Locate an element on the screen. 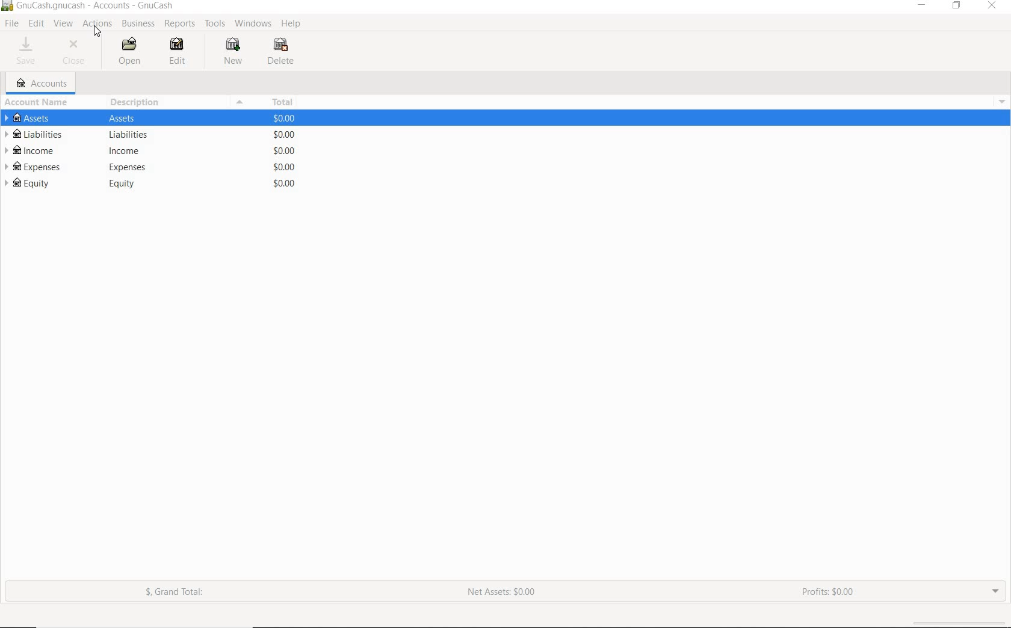 This screenshot has height=628, width=1011. LIABILITIES is located at coordinates (152, 134).